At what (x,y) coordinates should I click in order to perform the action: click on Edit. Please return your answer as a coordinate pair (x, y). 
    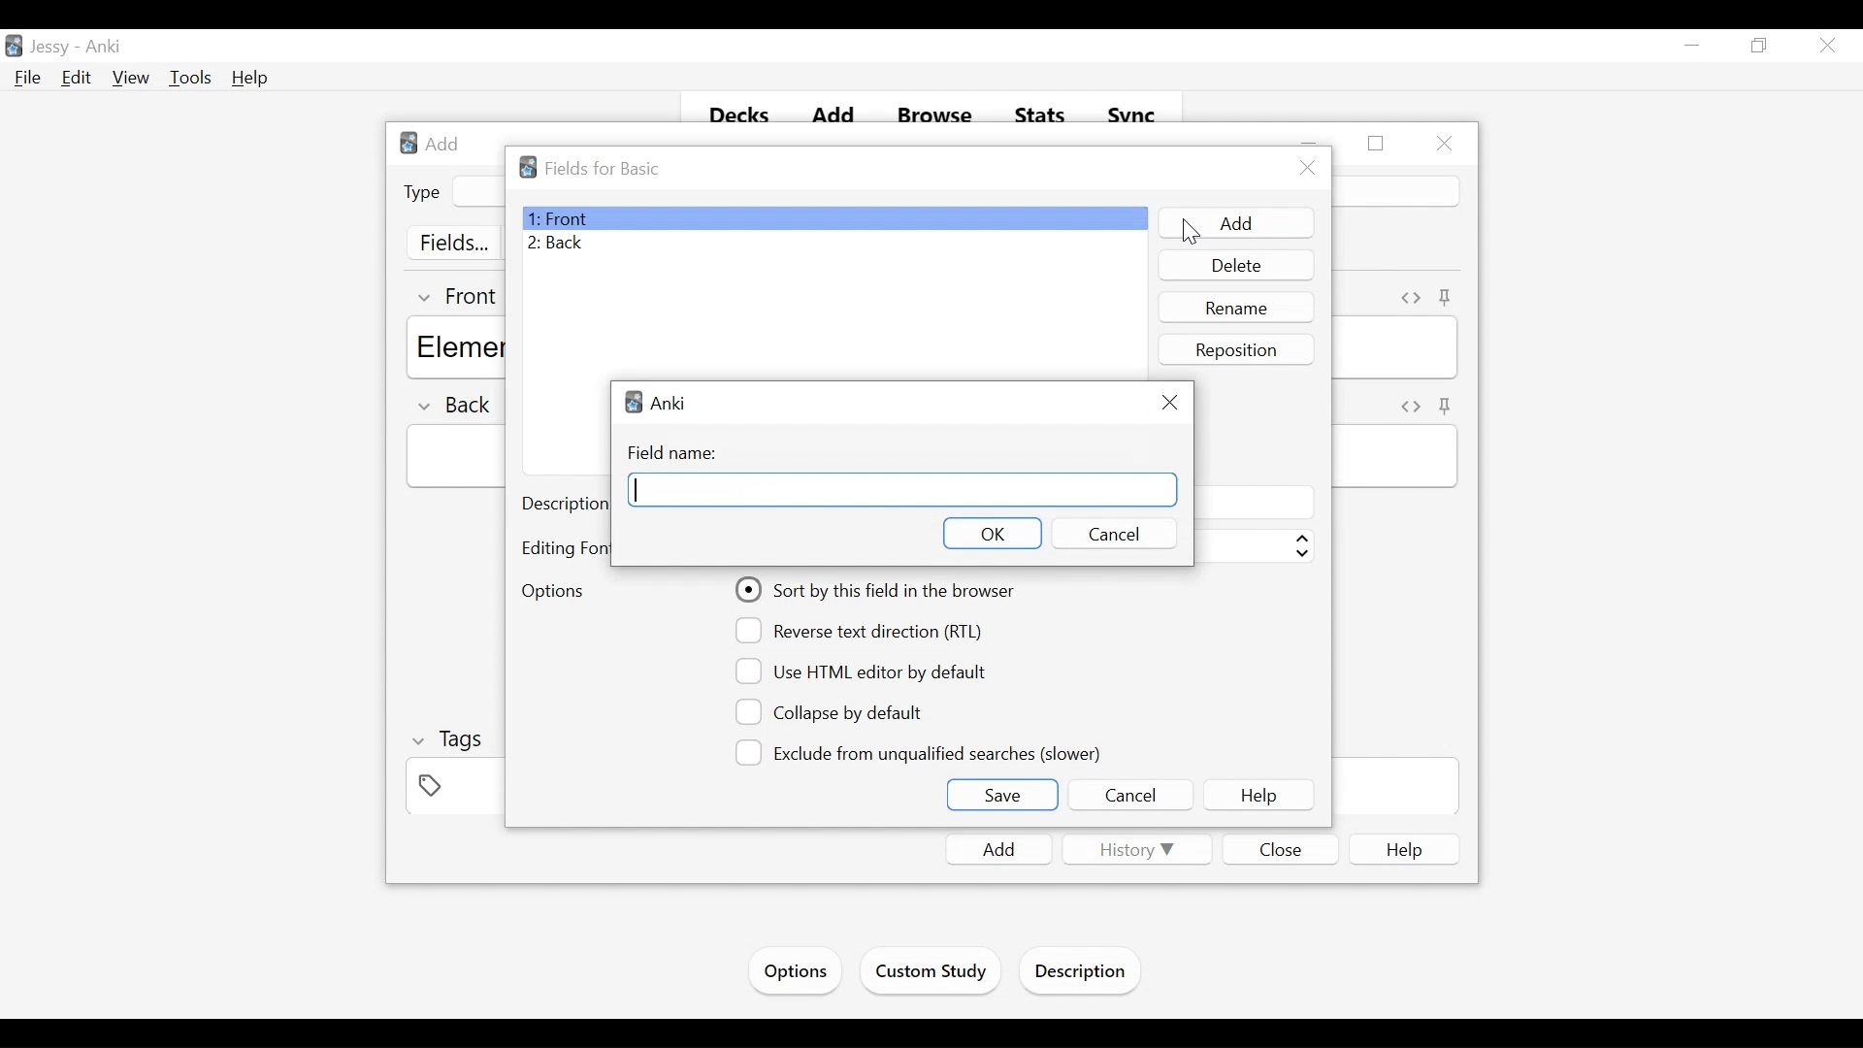
    Looking at the image, I should click on (77, 77).